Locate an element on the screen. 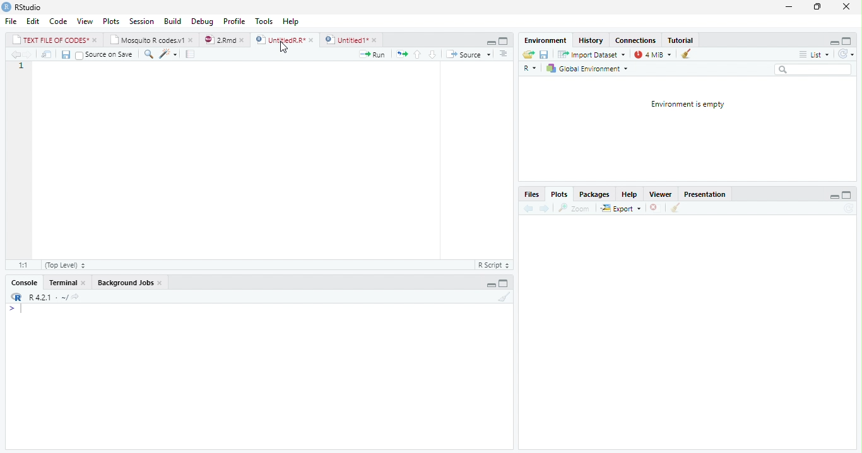 This screenshot has height=453, width=862. Tutorial is located at coordinates (682, 40).